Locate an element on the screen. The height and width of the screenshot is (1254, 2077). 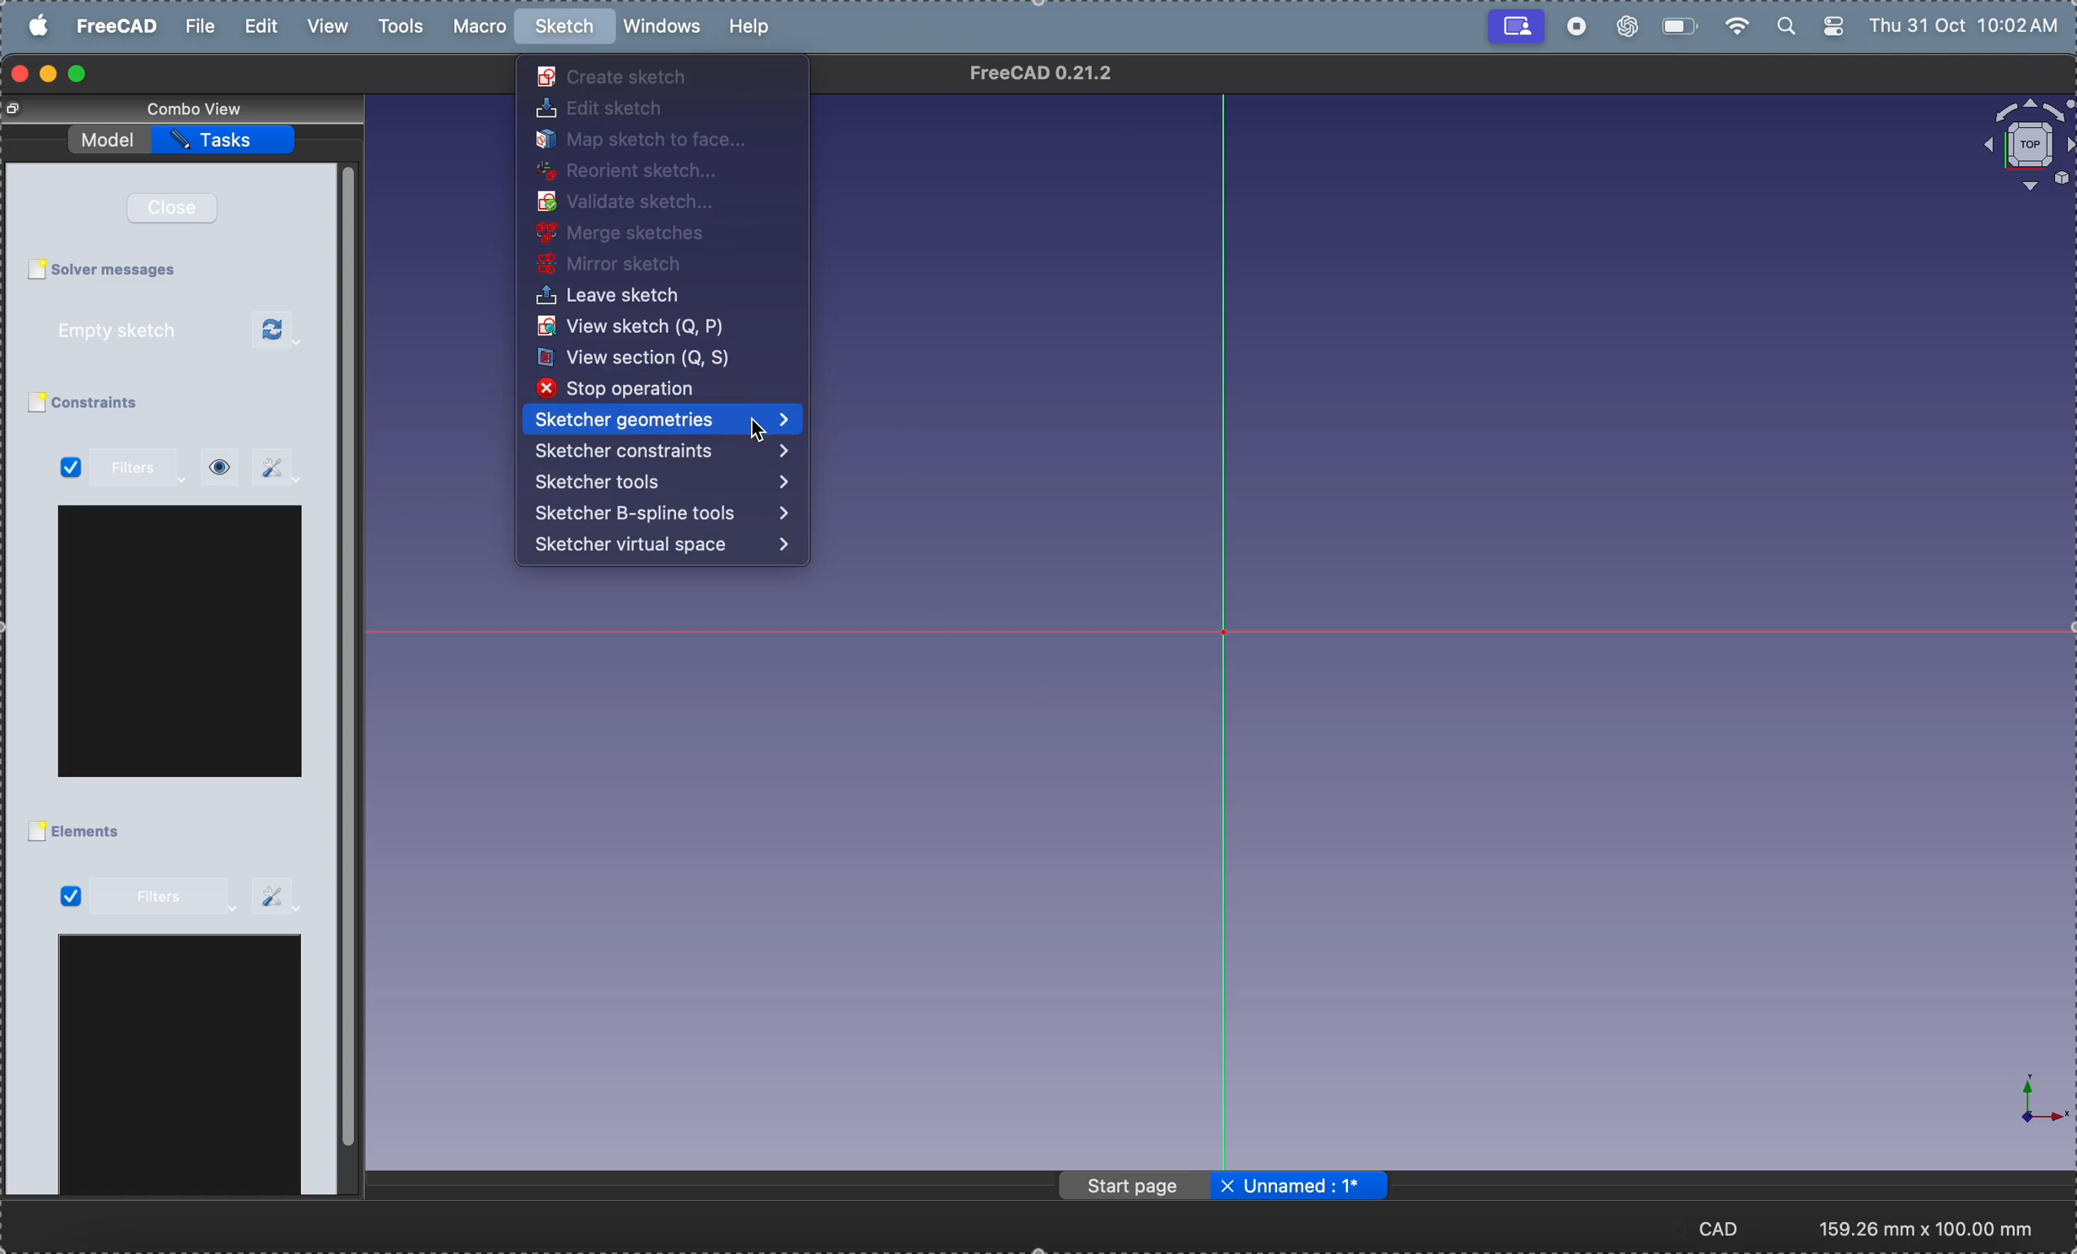
combo view is located at coordinates (201, 108).